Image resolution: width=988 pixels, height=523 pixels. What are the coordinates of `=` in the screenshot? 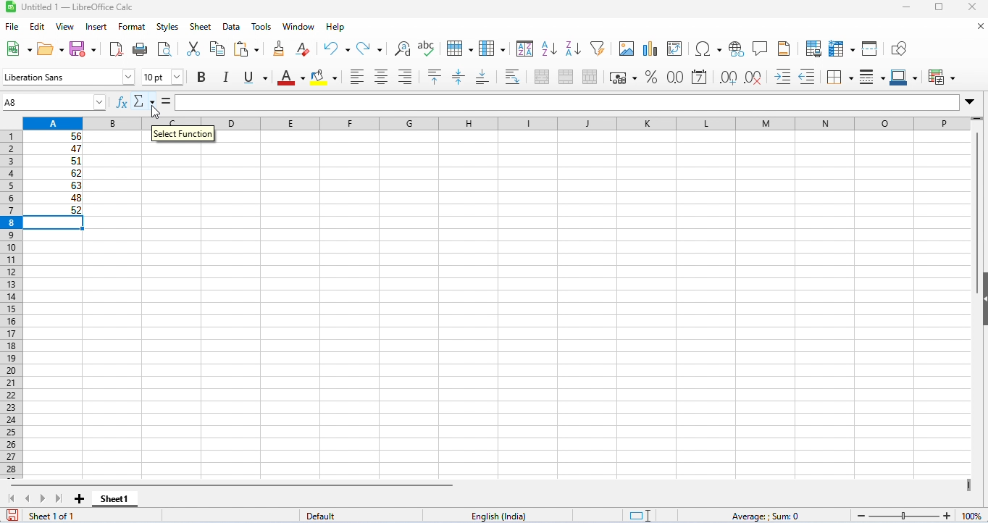 It's located at (168, 100).